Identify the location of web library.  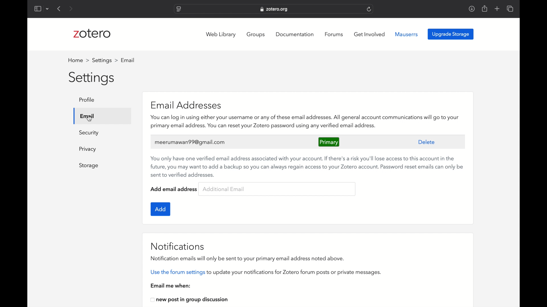
(221, 35).